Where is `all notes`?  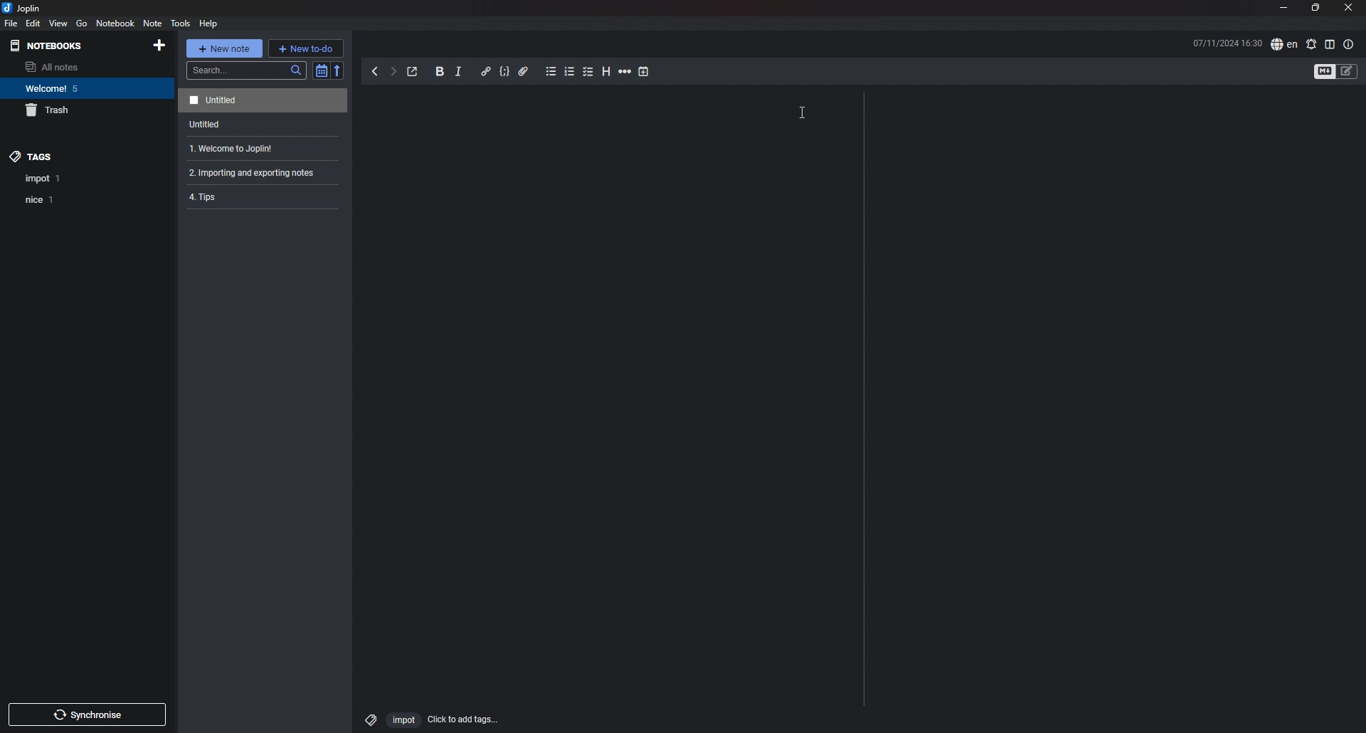 all notes is located at coordinates (68, 67).